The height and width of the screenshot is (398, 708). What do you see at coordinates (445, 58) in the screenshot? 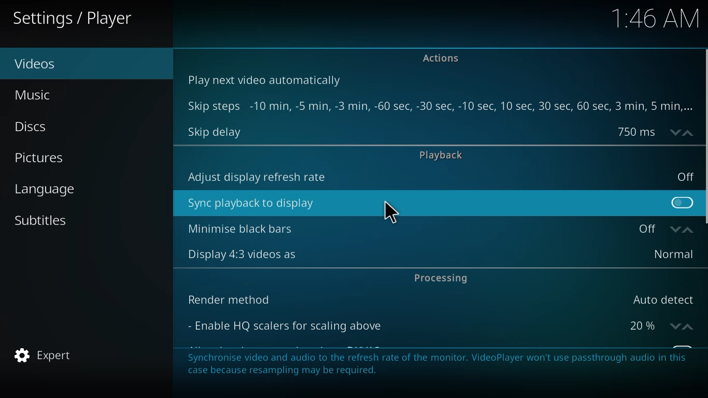
I see `actions` at bounding box center [445, 58].